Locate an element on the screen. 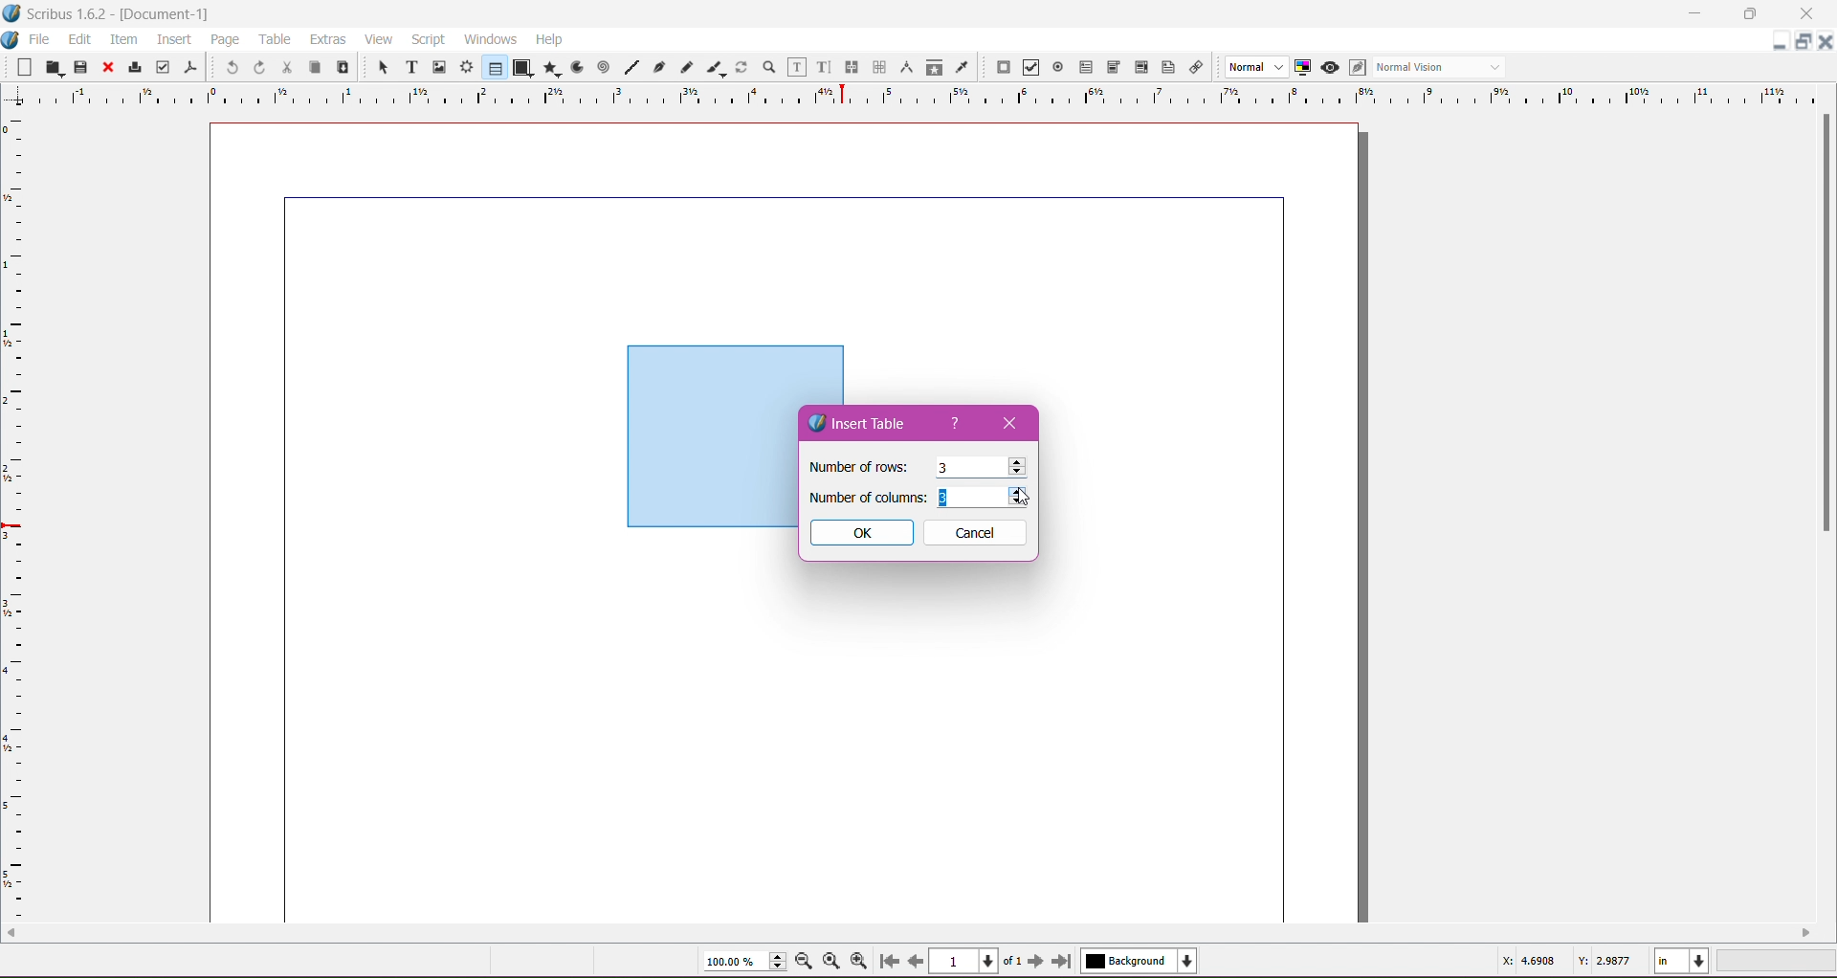 The image size is (1837, 978). PDF Text Fields is located at coordinates (1082, 68).